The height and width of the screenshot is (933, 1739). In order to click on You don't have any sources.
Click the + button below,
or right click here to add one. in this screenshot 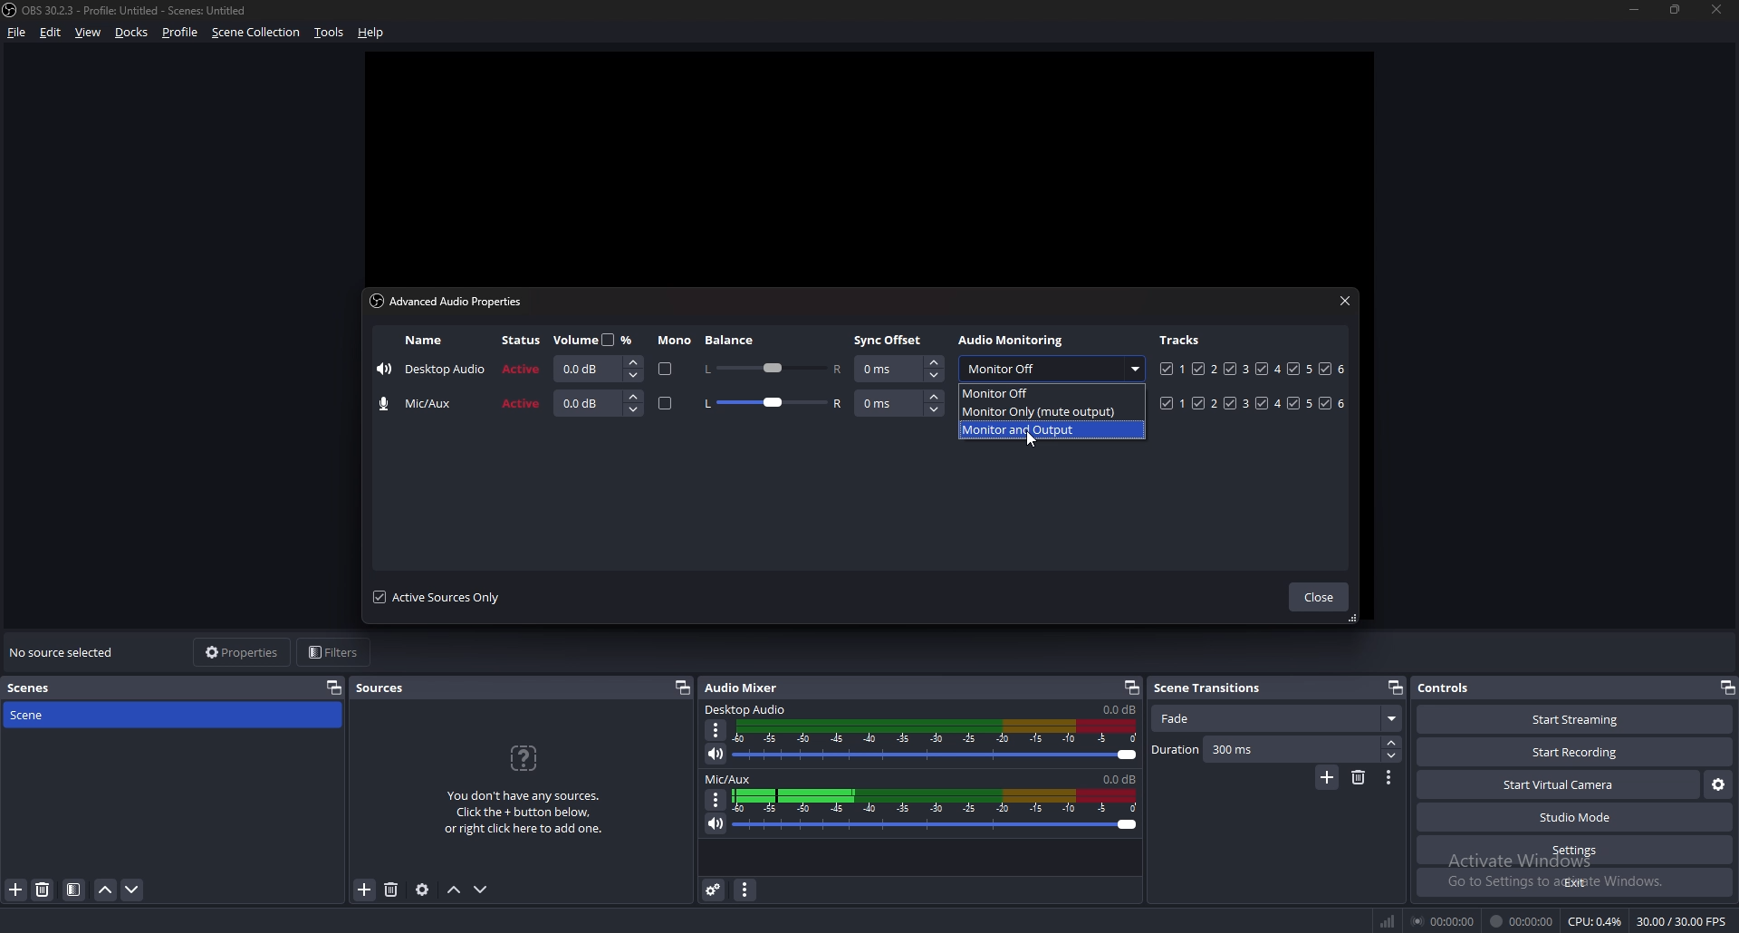, I will do `click(530, 791)`.